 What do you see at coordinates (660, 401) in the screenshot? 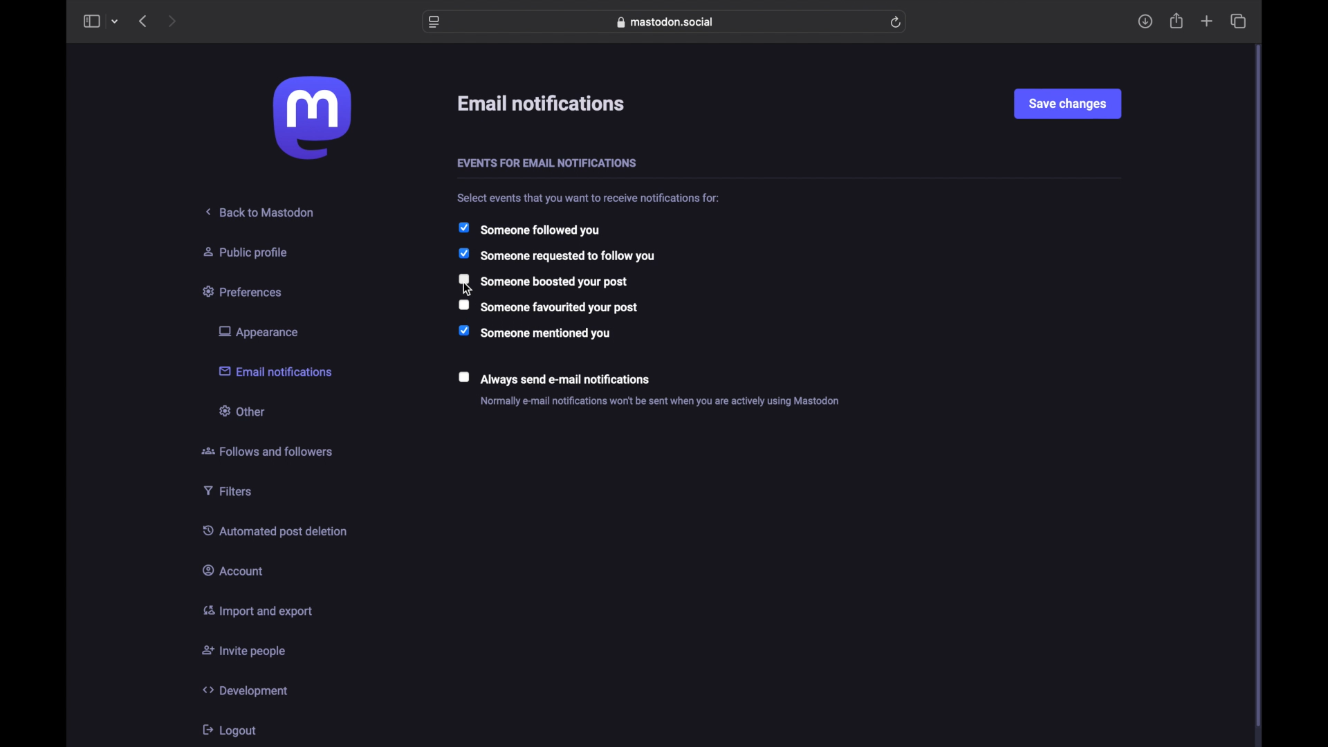
I see `info` at bounding box center [660, 401].